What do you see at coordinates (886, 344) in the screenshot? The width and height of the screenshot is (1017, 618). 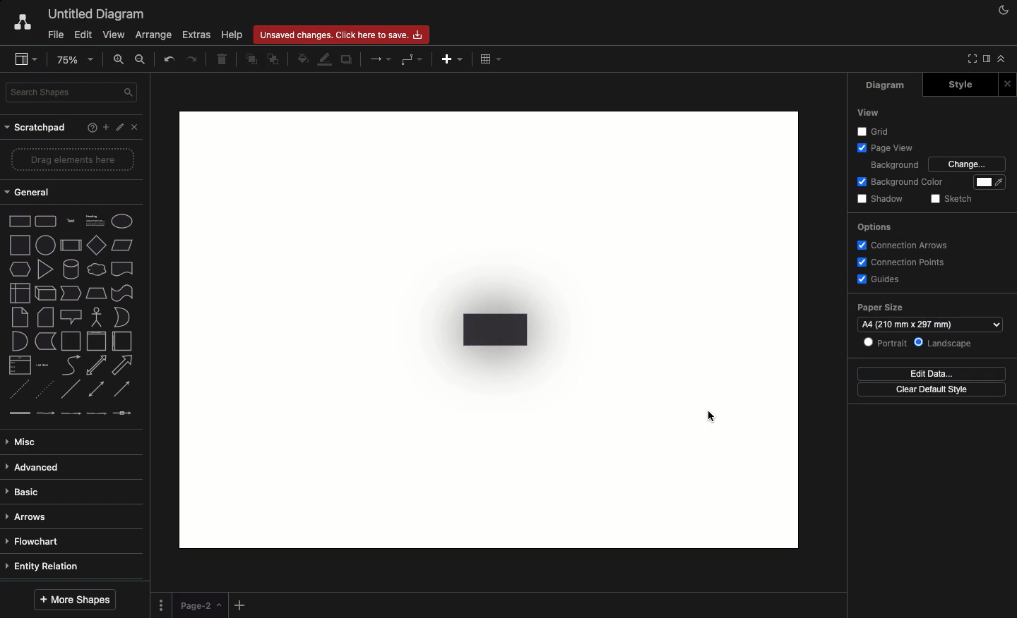 I see `Portrait` at bounding box center [886, 344].